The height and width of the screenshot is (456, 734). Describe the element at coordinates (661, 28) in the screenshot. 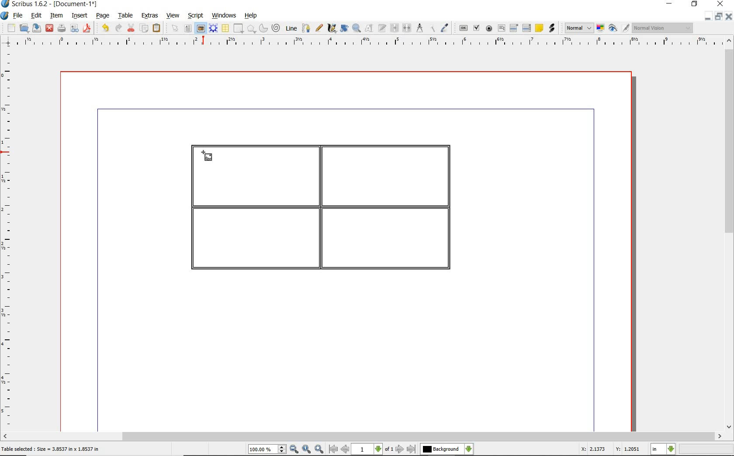

I see `visual appearance of the display` at that location.